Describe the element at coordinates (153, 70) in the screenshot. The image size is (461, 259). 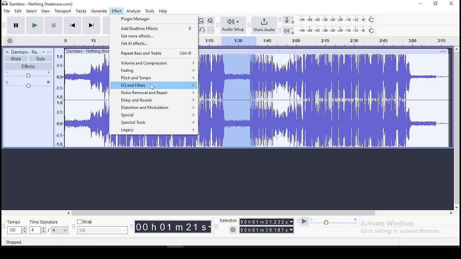
I see `fading` at that location.